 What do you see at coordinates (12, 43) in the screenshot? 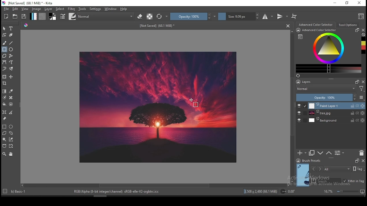
I see `line tool` at bounding box center [12, 43].